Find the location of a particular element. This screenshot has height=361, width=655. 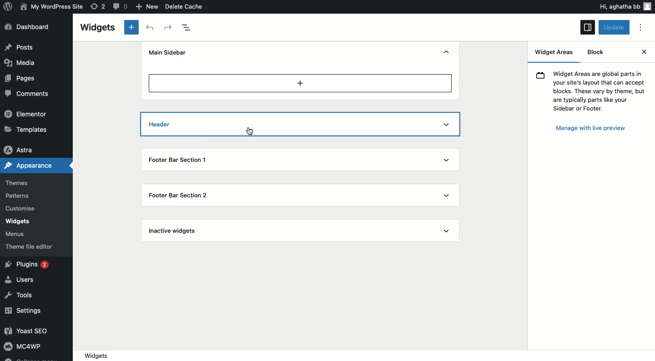

Block is located at coordinates (595, 52).